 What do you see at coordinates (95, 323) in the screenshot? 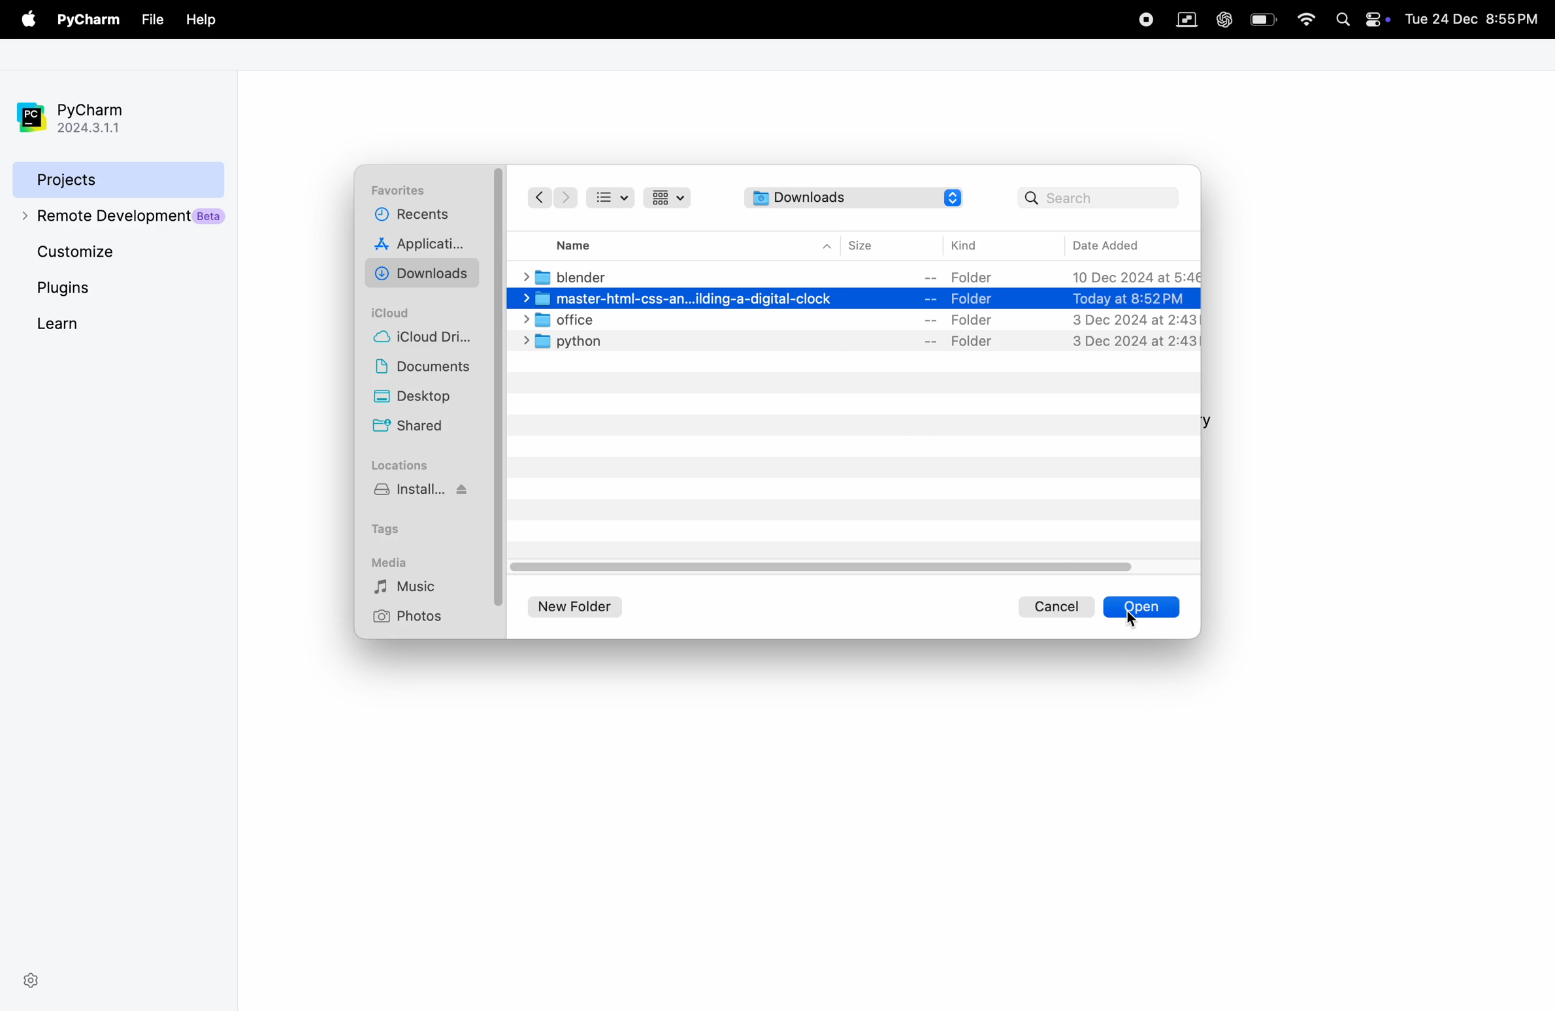
I see `learn ` at bounding box center [95, 323].